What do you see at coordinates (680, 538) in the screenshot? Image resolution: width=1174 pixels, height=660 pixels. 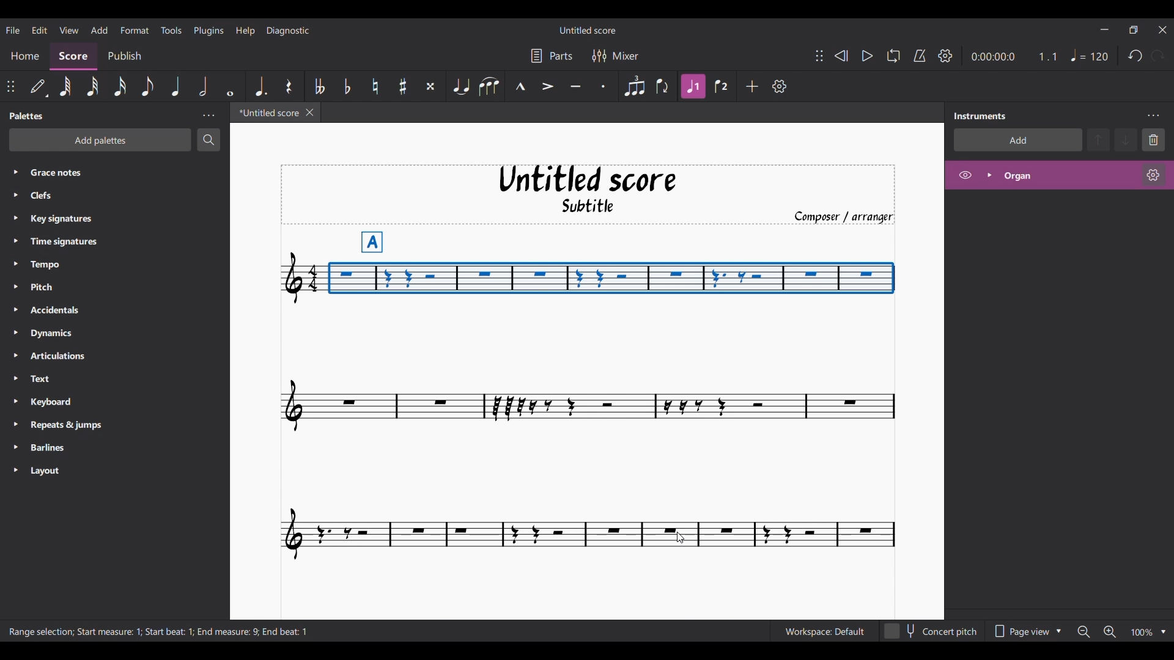 I see `Cursor position unchanged` at bounding box center [680, 538].